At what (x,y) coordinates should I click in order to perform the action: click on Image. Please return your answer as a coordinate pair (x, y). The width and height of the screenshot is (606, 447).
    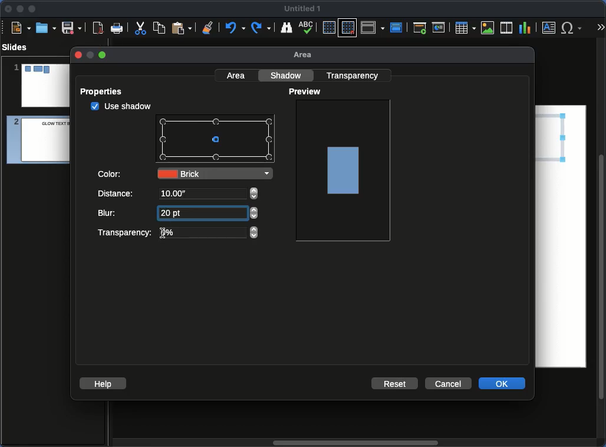
    Looking at the image, I should click on (344, 169).